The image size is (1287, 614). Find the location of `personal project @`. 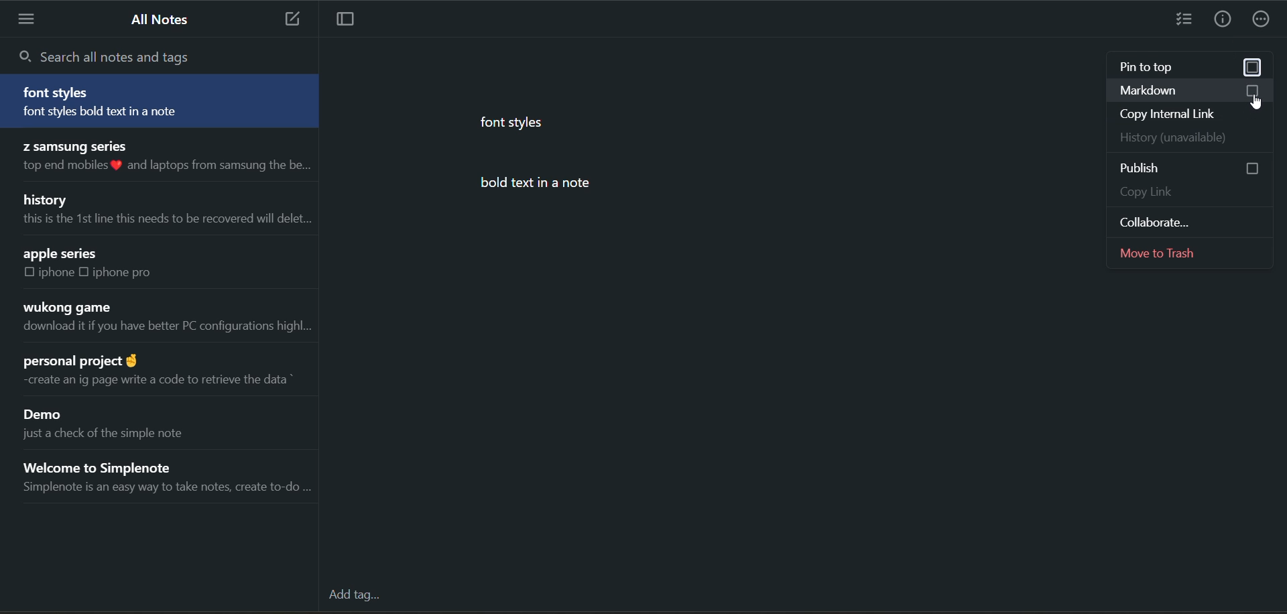

personal project @ is located at coordinates (78, 357).